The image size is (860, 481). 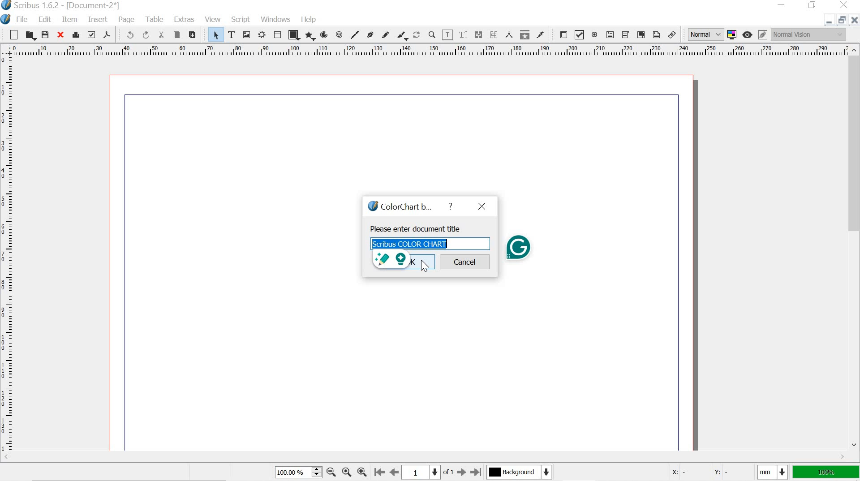 What do you see at coordinates (215, 34) in the screenshot?
I see `select item` at bounding box center [215, 34].